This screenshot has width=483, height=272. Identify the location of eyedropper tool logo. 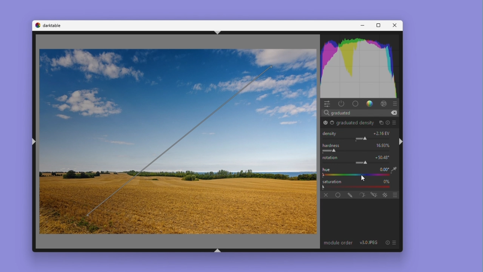
(394, 170).